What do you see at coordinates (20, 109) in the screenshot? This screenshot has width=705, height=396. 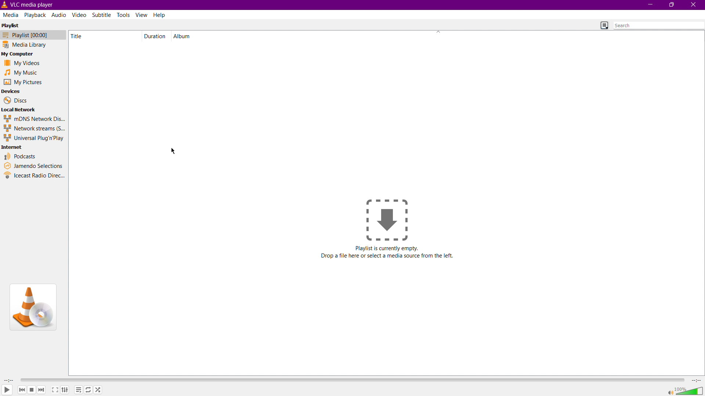 I see `Local Network` at bounding box center [20, 109].